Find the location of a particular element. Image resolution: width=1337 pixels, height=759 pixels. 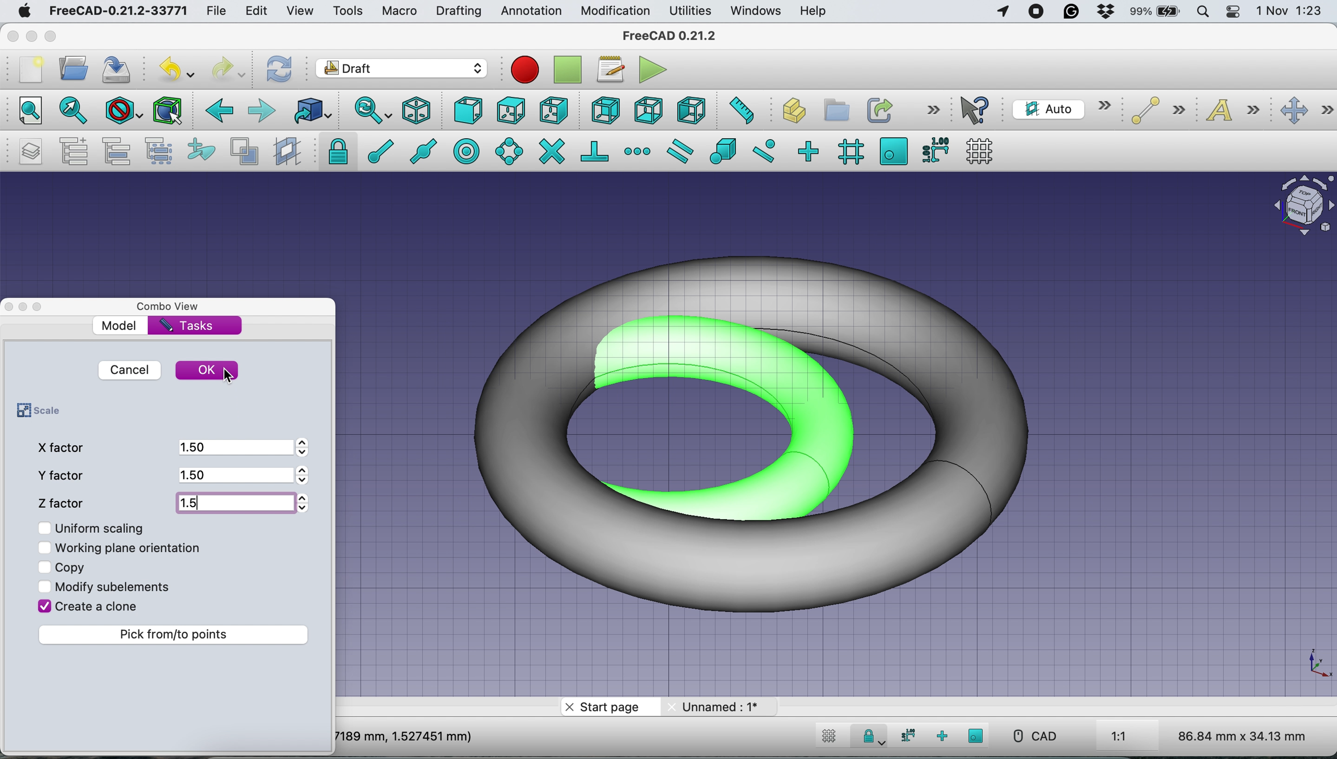

Arrows is located at coordinates (306, 476).